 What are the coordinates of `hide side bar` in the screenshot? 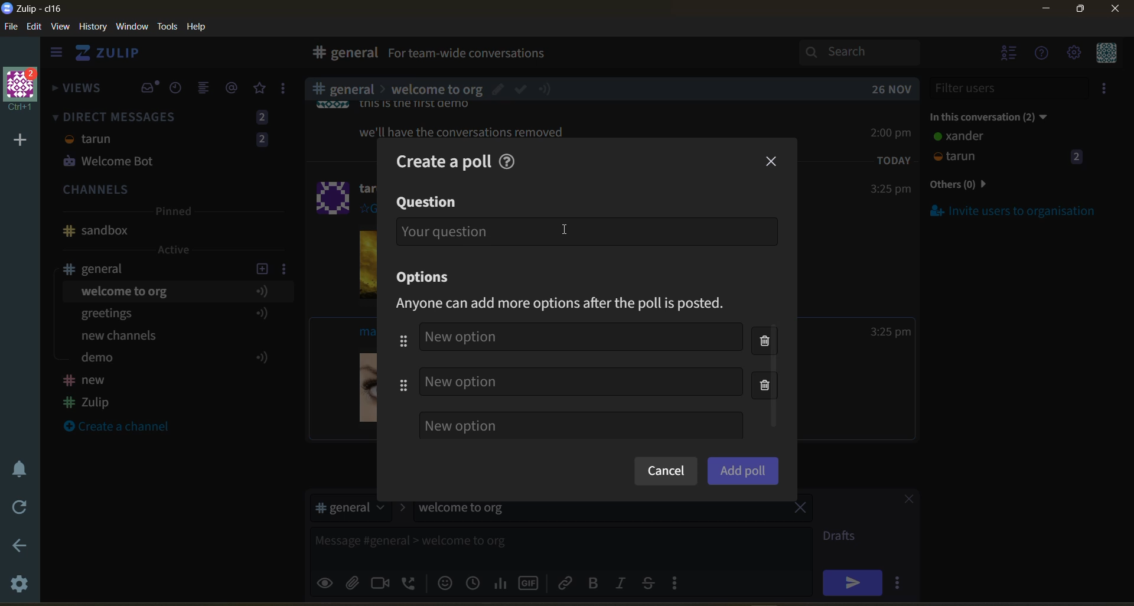 It's located at (56, 55).